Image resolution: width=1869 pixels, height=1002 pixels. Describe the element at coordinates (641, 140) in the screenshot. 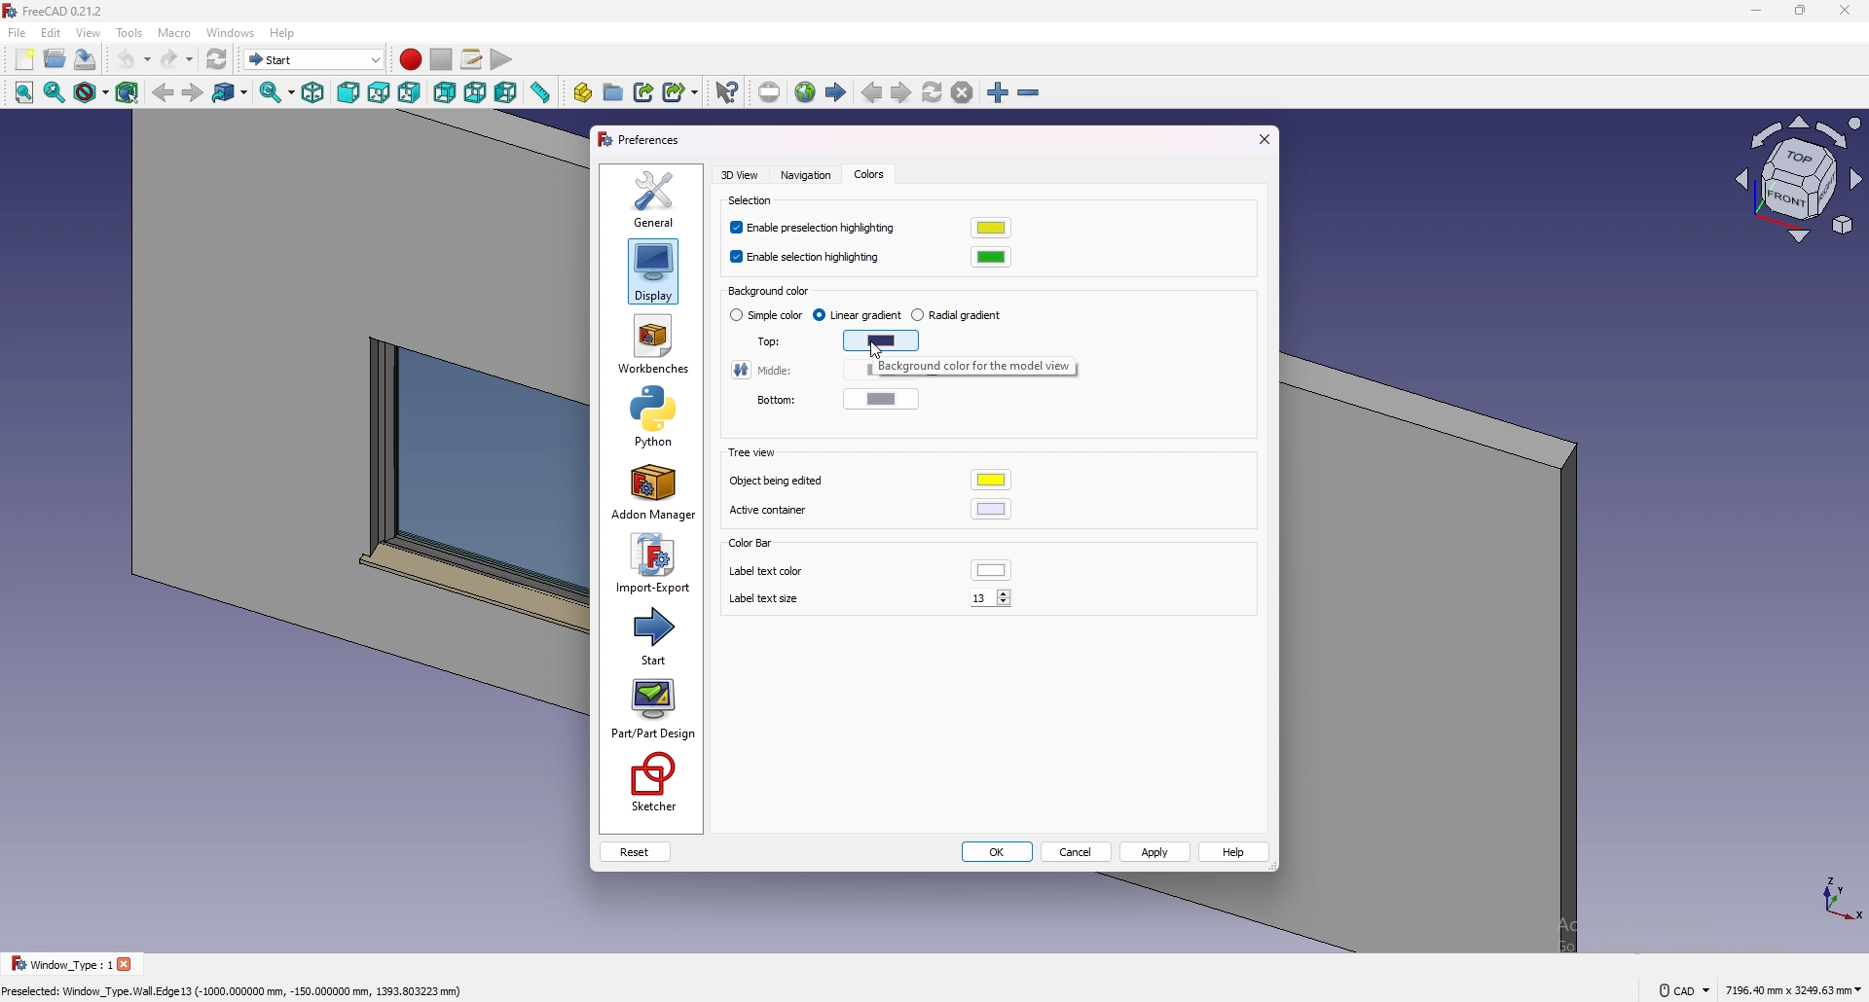

I see `preferences` at that location.